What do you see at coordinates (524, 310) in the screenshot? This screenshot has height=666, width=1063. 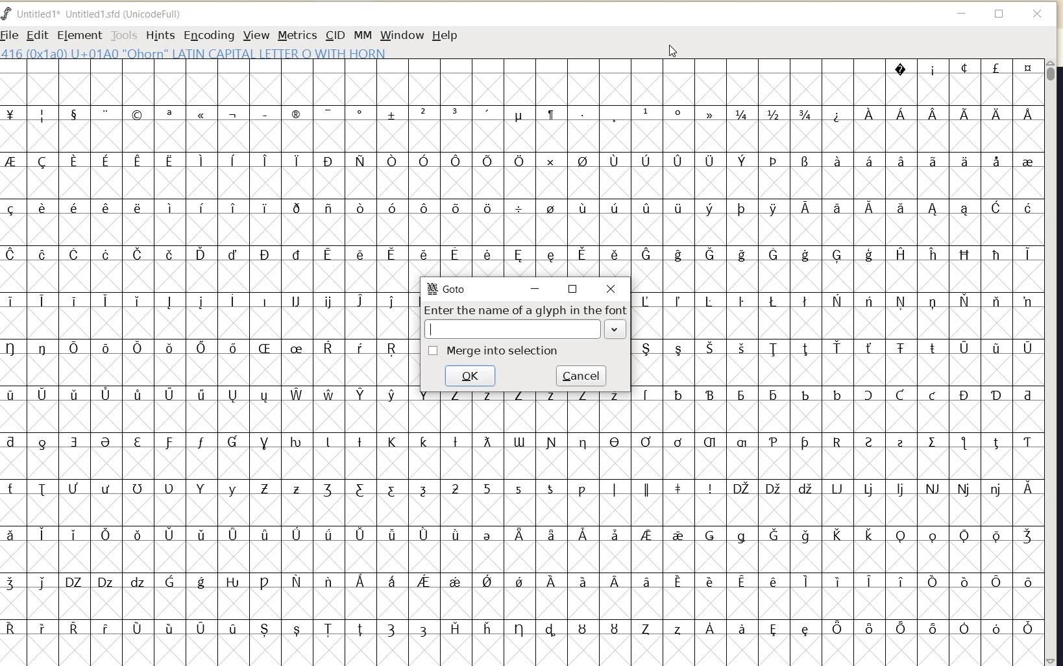 I see `Enter the name of a glyph in th font` at bounding box center [524, 310].